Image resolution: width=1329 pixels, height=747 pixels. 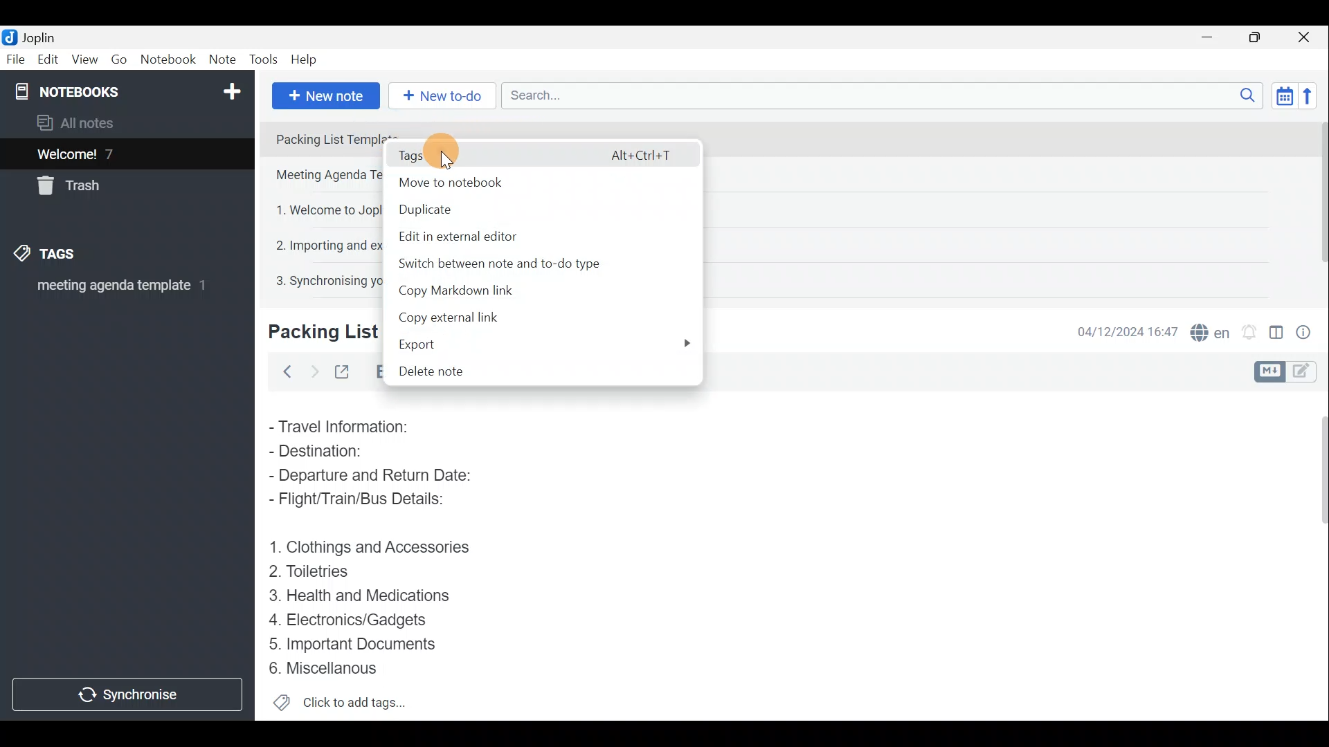 What do you see at coordinates (106, 154) in the screenshot?
I see `Welcome` at bounding box center [106, 154].